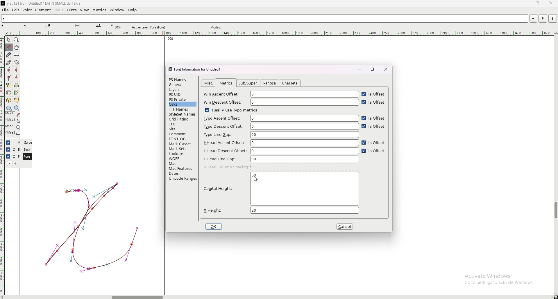  Describe the element at coordinates (8, 62) in the screenshot. I see `add a point, then drag out its control points` at that location.